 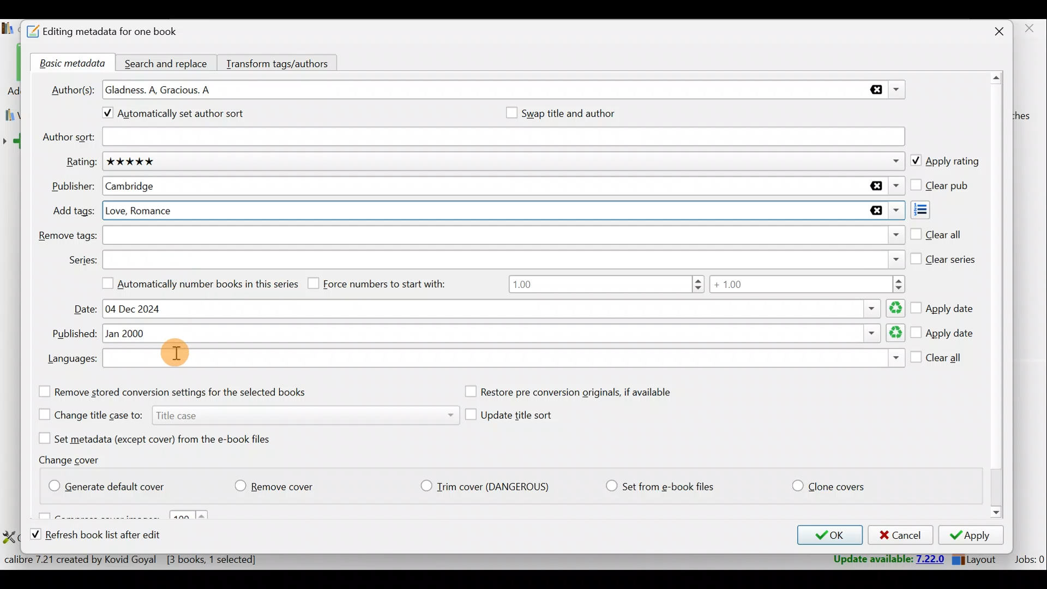 What do you see at coordinates (187, 392) in the screenshot?
I see `Remove stored conversion settings for the selected books` at bounding box center [187, 392].